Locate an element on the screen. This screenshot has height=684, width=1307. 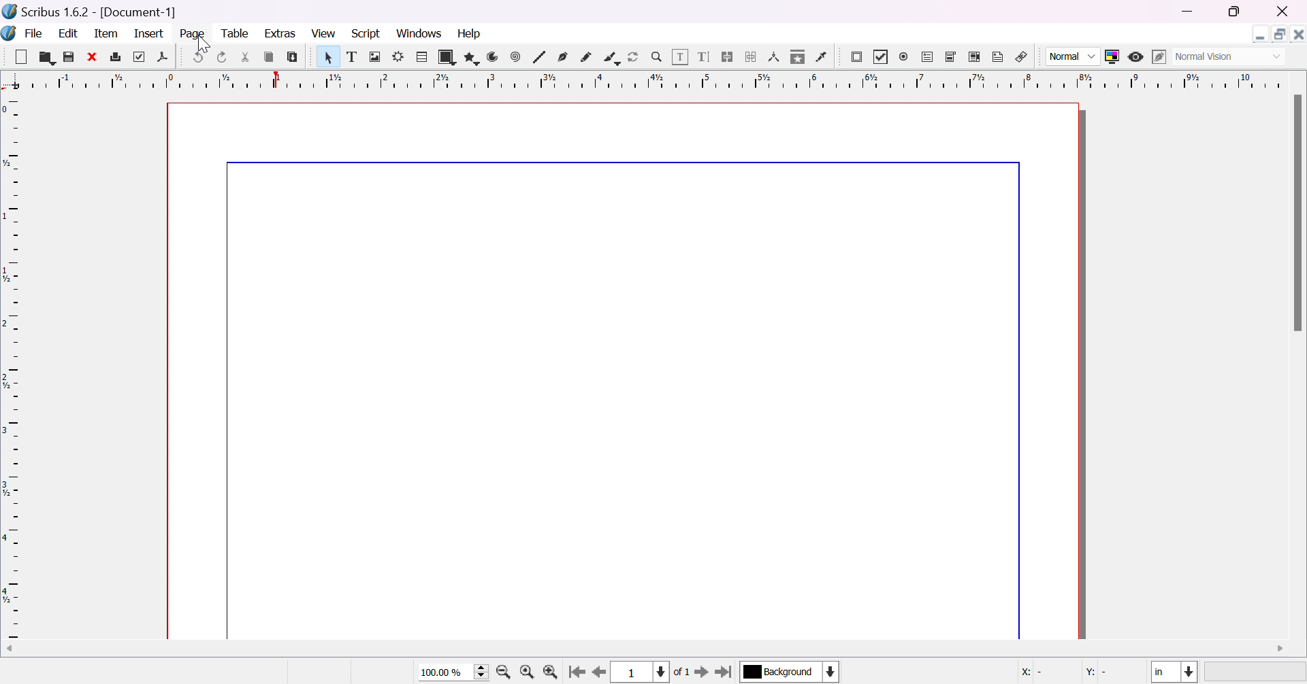
link text frames is located at coordinates (730, 58).